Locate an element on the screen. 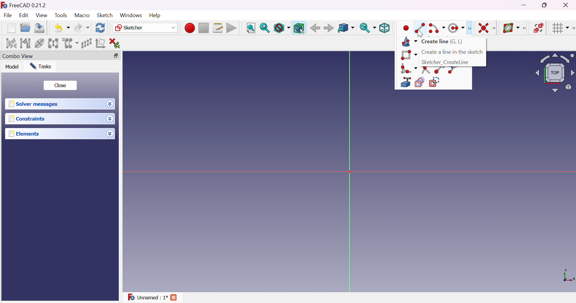 The image size is (576, 303). Create conic is located at coordinates (409, 42).